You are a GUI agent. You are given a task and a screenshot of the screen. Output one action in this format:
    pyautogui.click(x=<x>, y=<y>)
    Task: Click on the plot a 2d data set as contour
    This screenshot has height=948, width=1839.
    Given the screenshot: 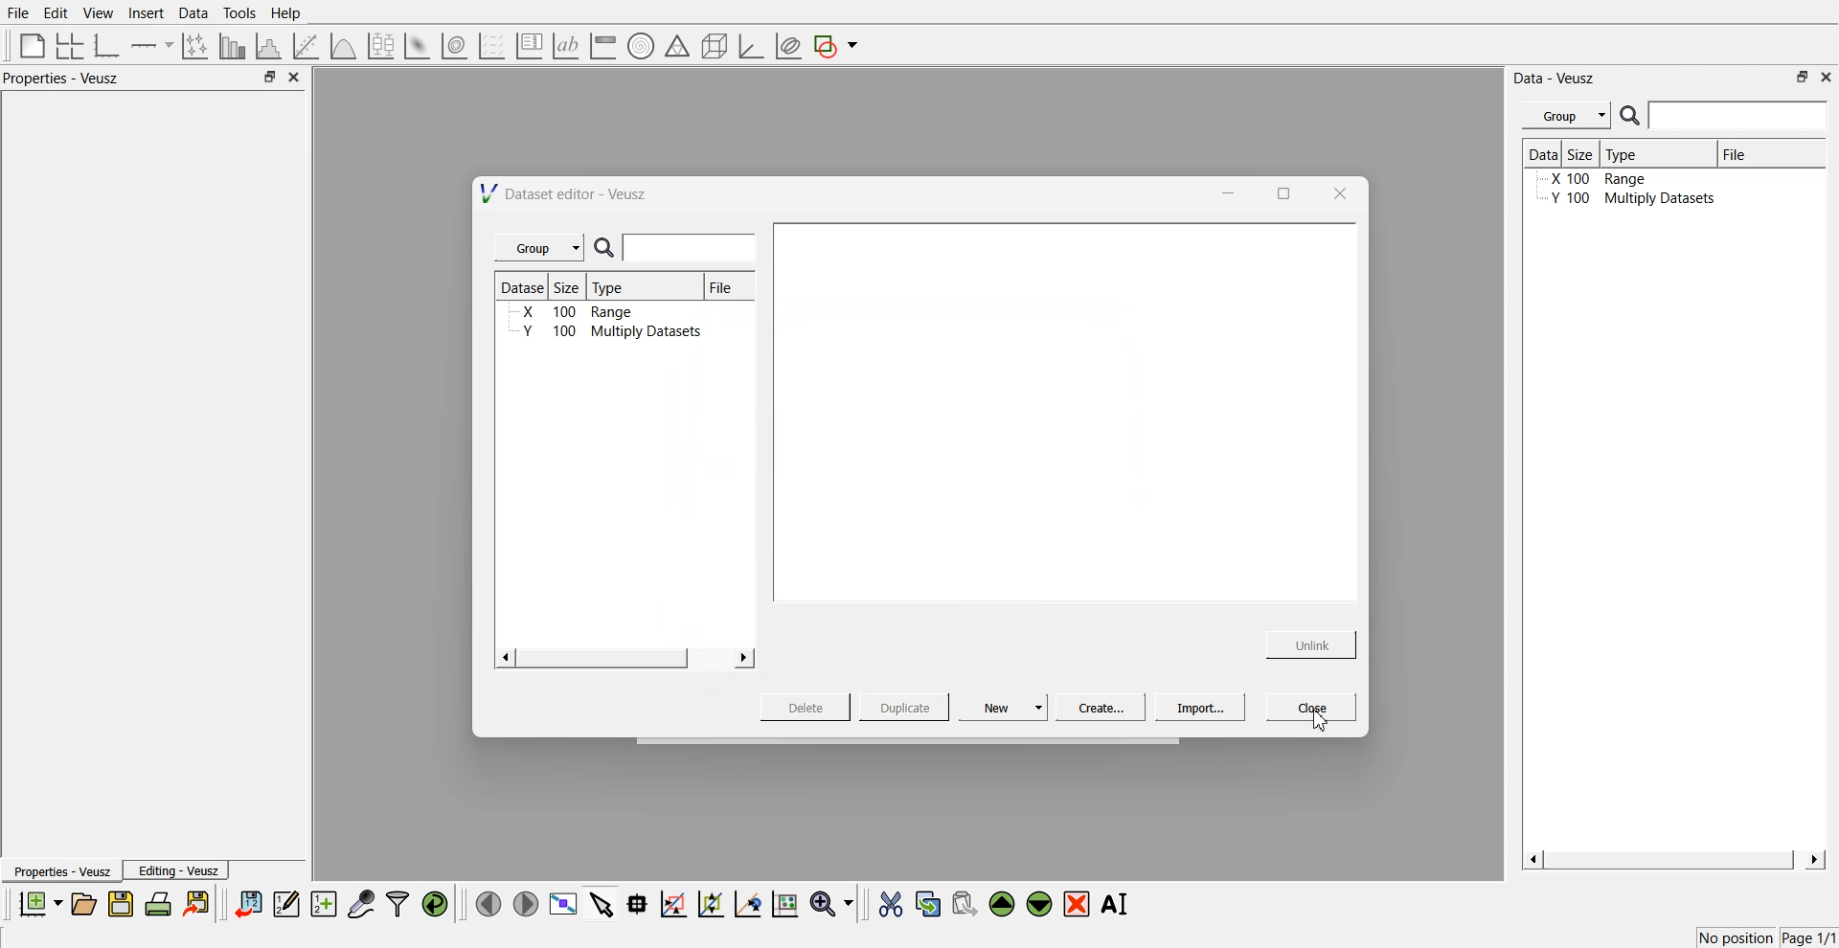 What is the action you would take?
    pyautogui.click(x=453, y=47)
    